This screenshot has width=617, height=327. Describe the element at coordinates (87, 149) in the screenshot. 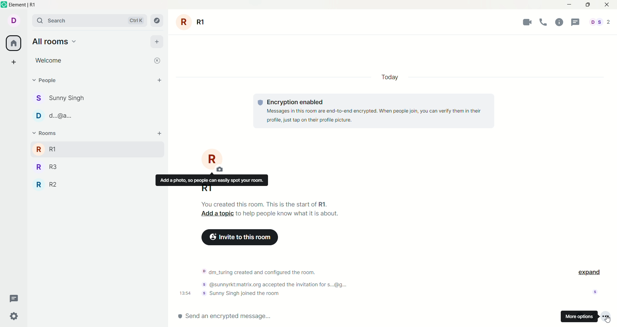

I see `R1 room` at that location.